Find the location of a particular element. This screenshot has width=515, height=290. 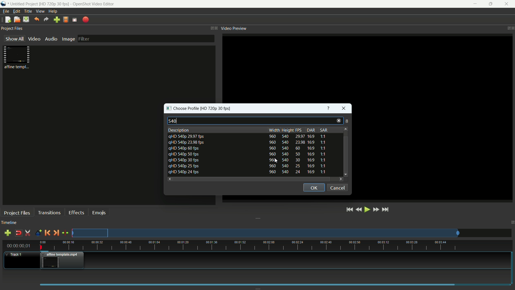

open file is located at coordinates (16, 20).